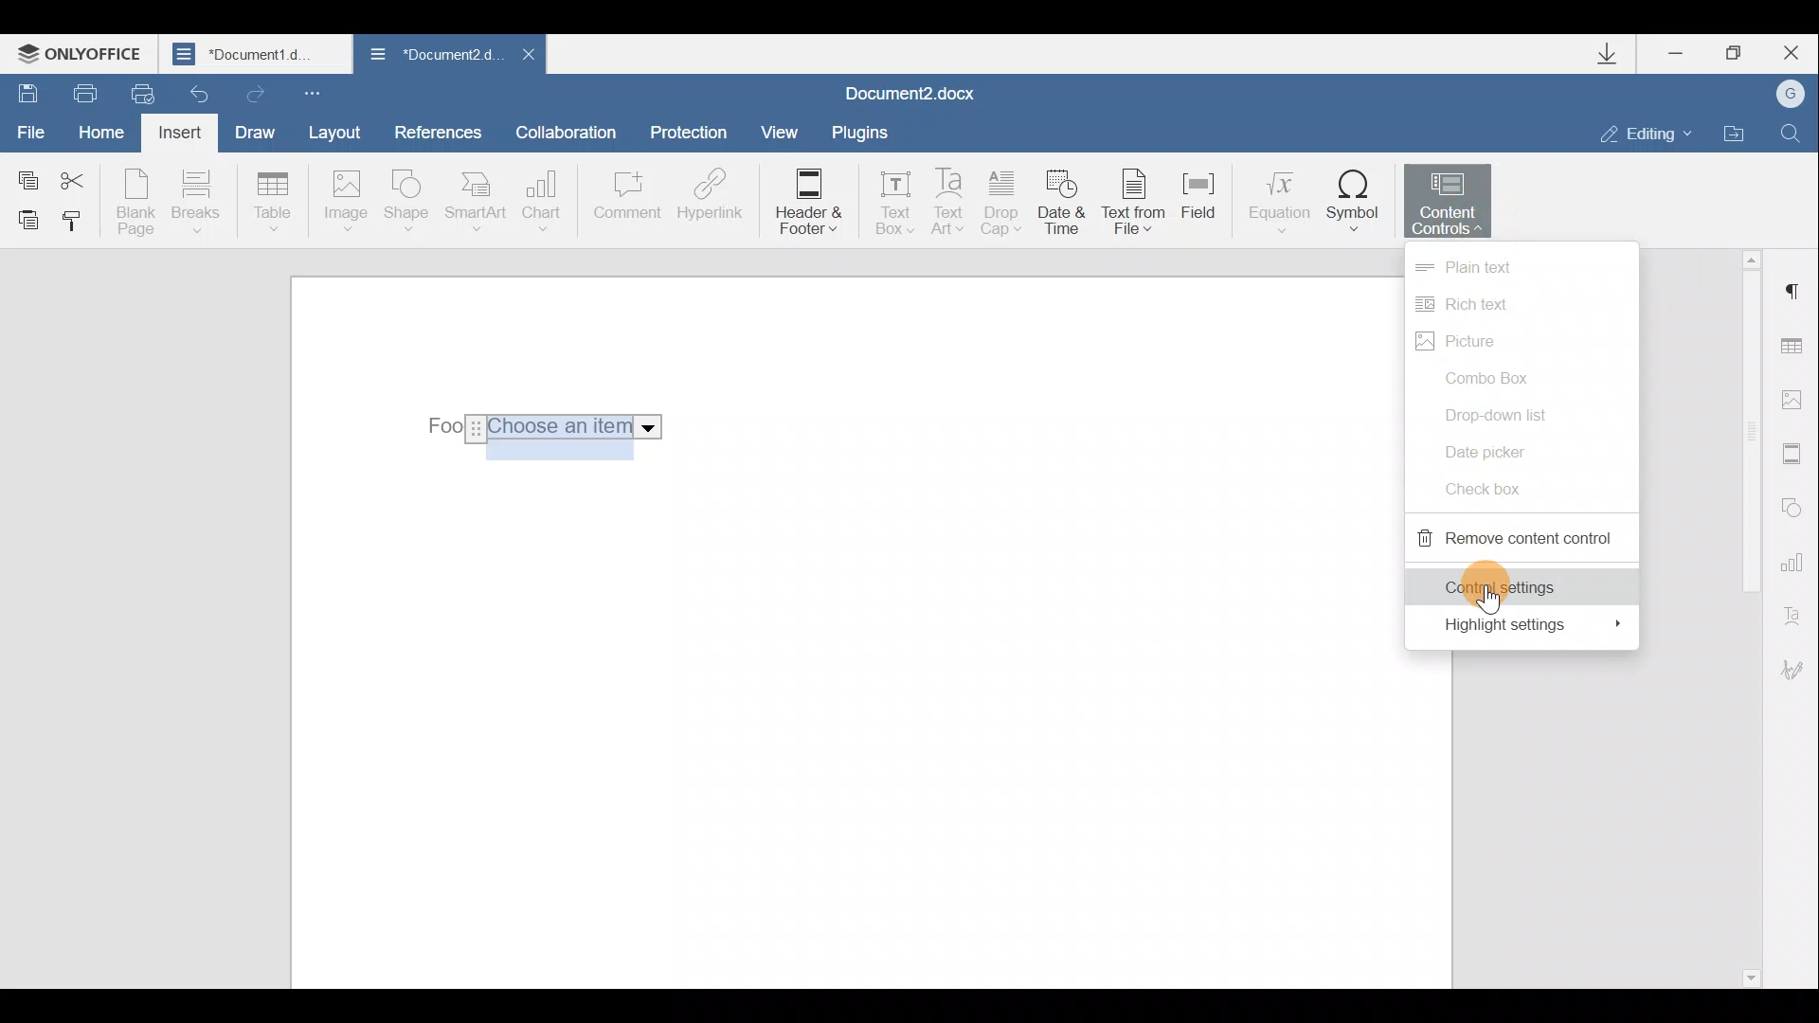 This screenshot has width=1819, height=1023. What do you see at coordinates (1797, 349) in the screenshot?
I see `Table settings` at bounding box center [1797, 349].